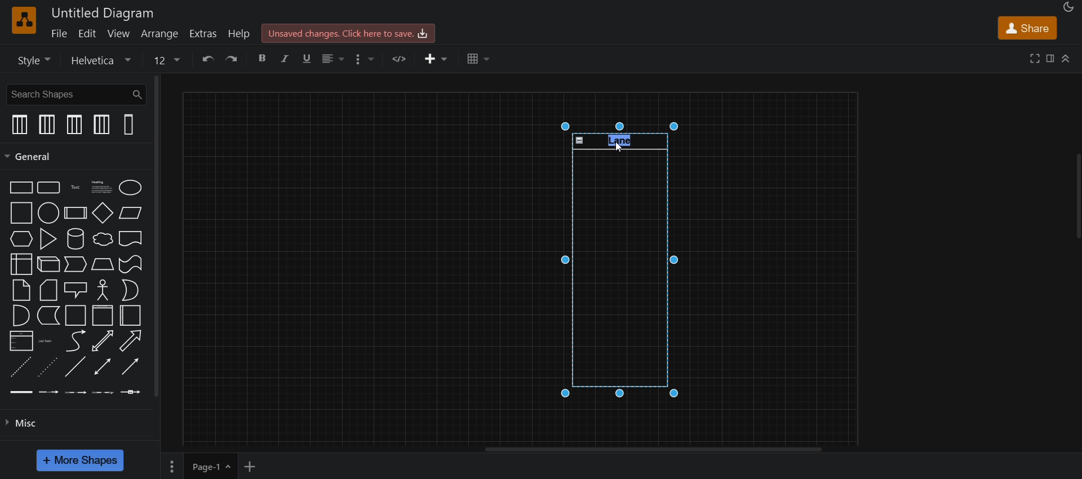 The height and width of the screenshot is (479, 1082). I want to click on internal storage, so click(21, 264).